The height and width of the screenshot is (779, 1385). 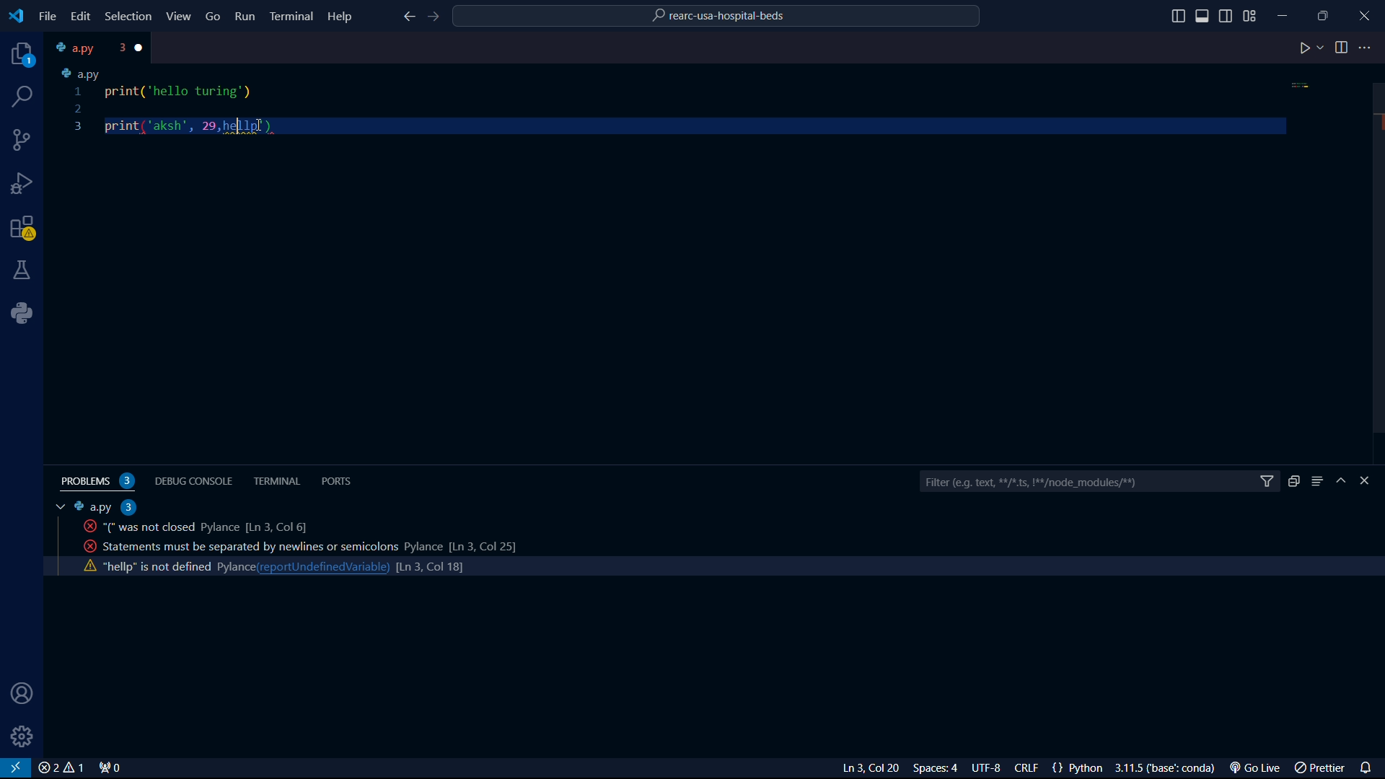 I want to click on toggle, so click(x=1342, y=48).